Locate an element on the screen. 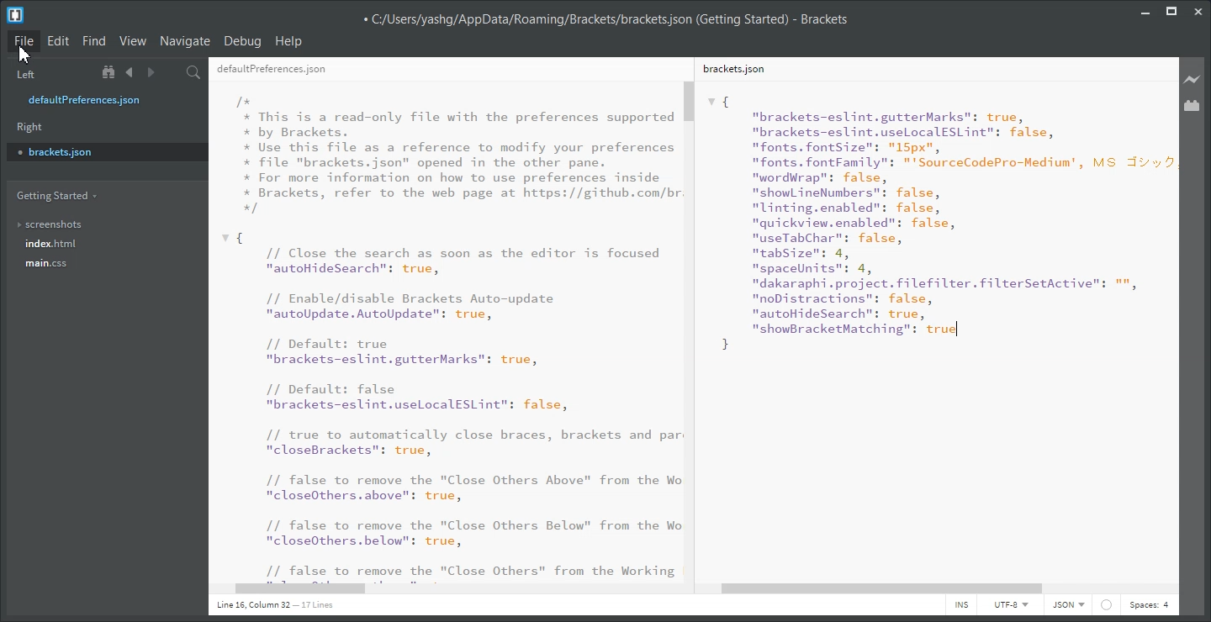  Find is located at coordinates (94, 41).